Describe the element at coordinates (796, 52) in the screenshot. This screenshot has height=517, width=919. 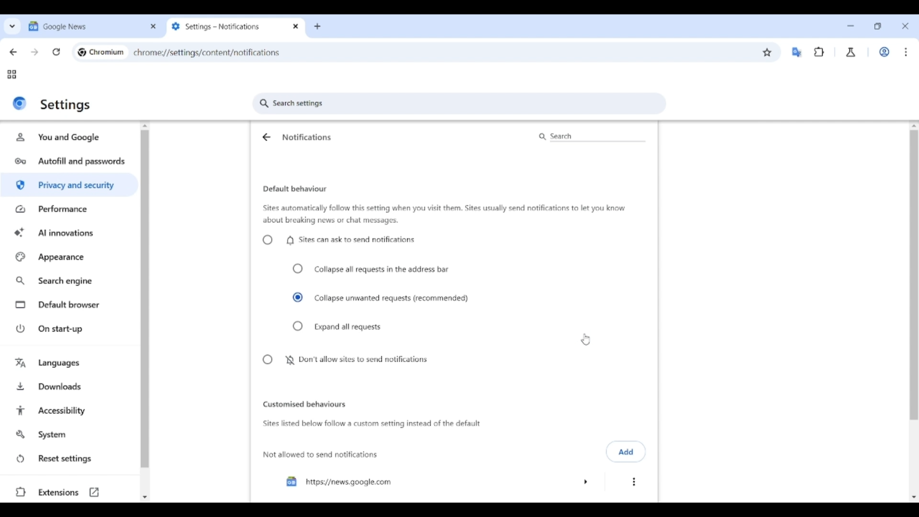
I see `Google translator extension` at that location.